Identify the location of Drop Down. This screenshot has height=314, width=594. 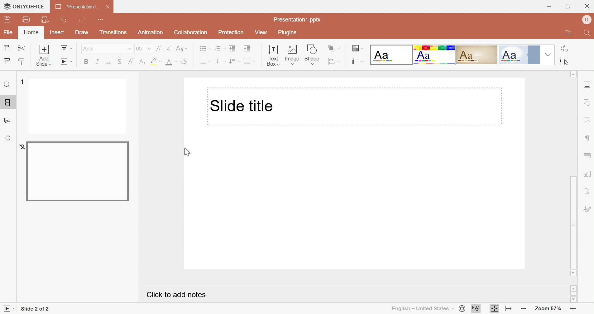
(548, 56).